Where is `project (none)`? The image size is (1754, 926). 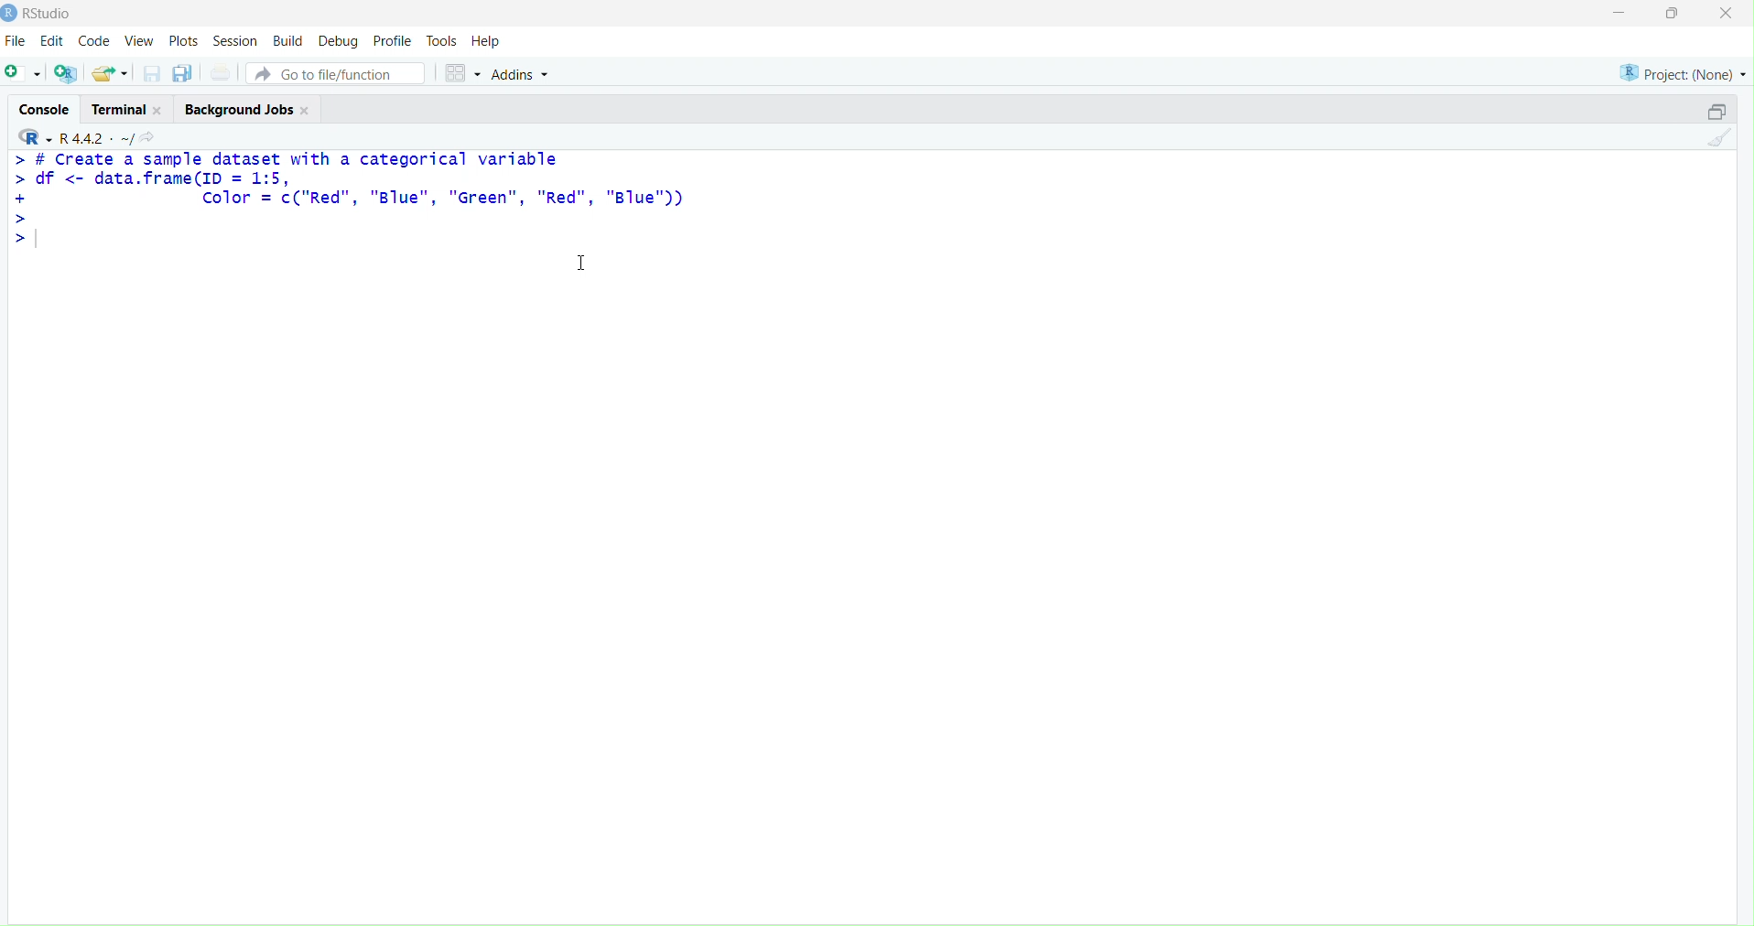 project (none) is located at coordinates (1684, 73).